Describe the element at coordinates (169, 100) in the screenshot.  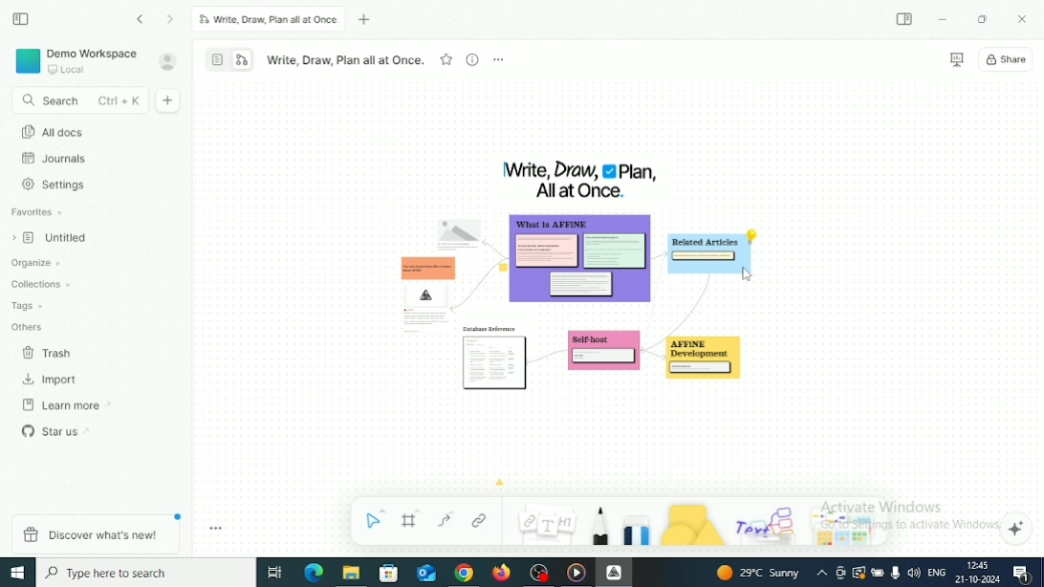
I see `New doc` at that location.